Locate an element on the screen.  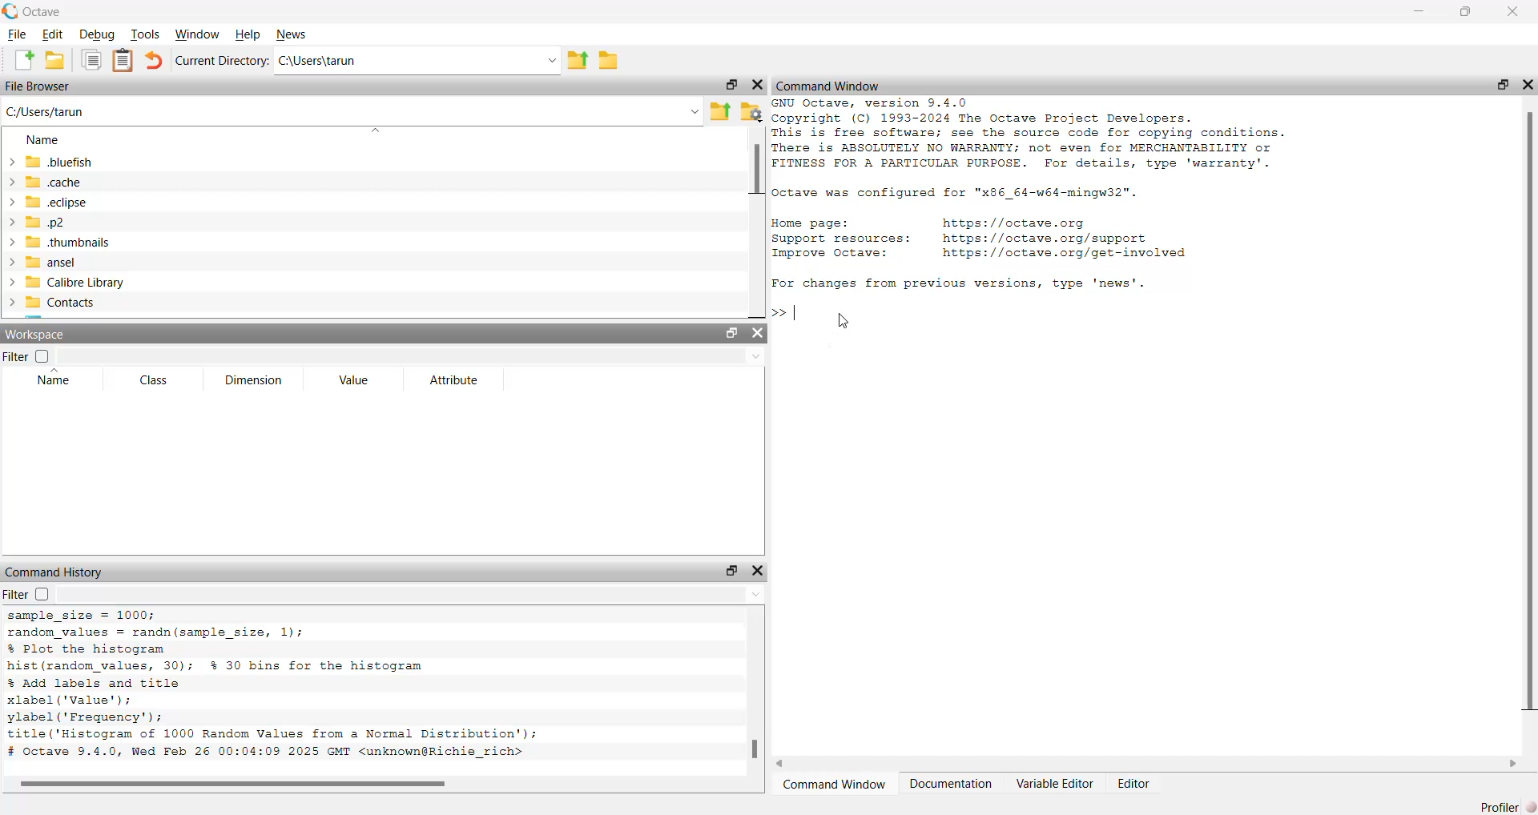
dropdown is located at coordinates (755, 357).